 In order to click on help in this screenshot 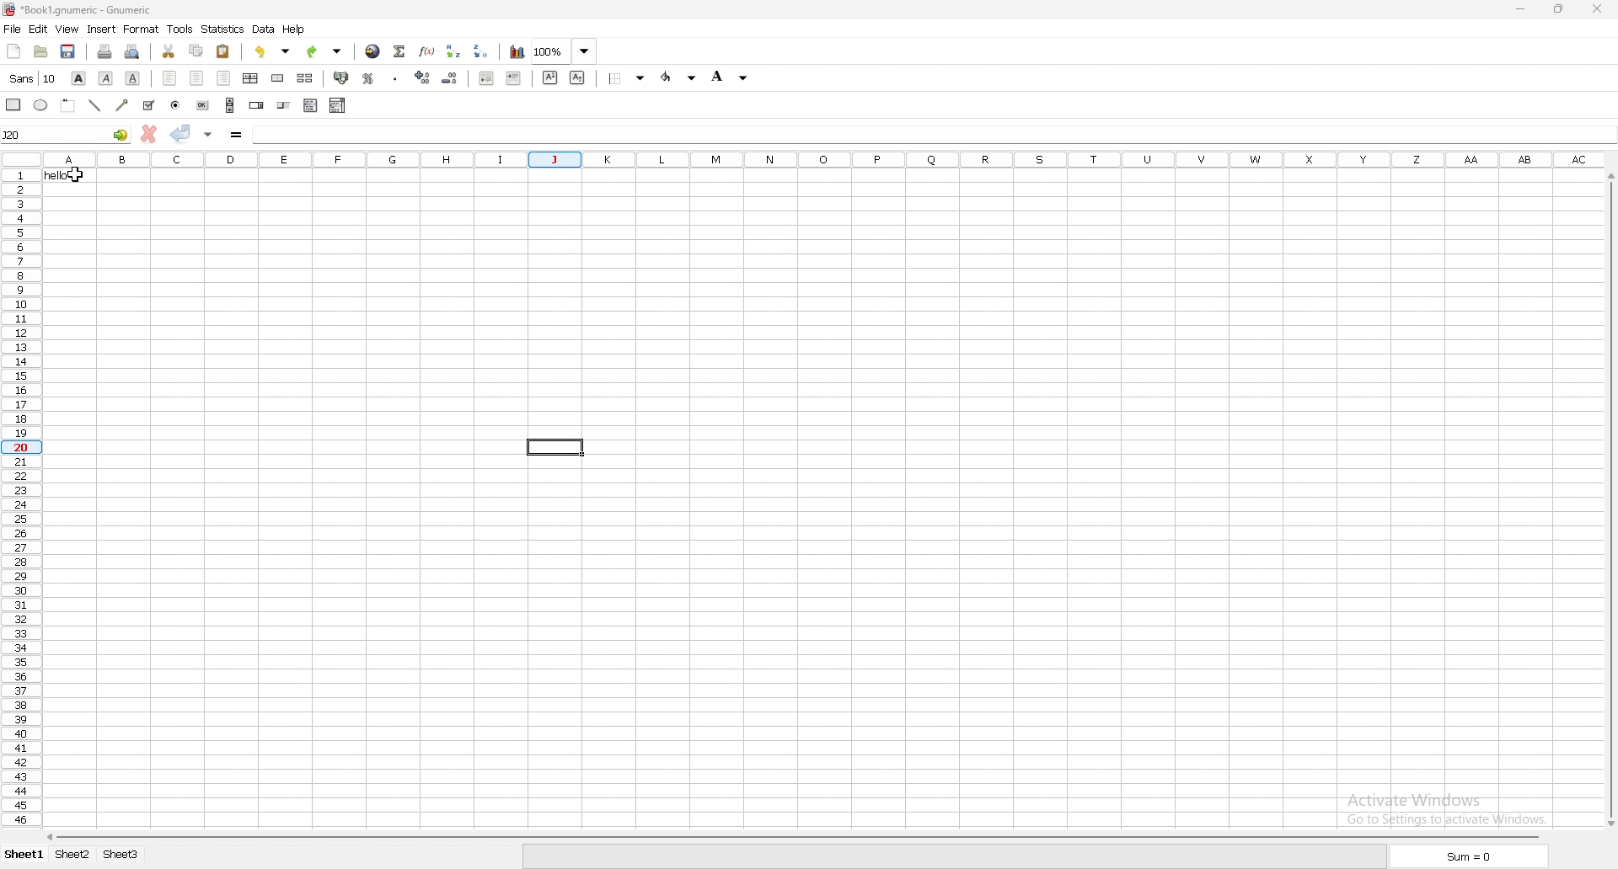, I will do `click(294, 31)`.